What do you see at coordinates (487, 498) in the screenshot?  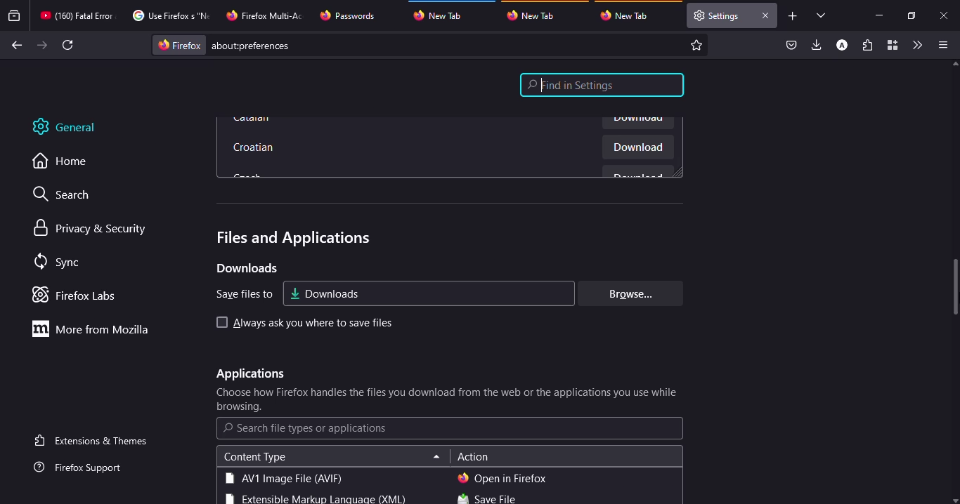 I see `save` at bounding box center [487, 498].